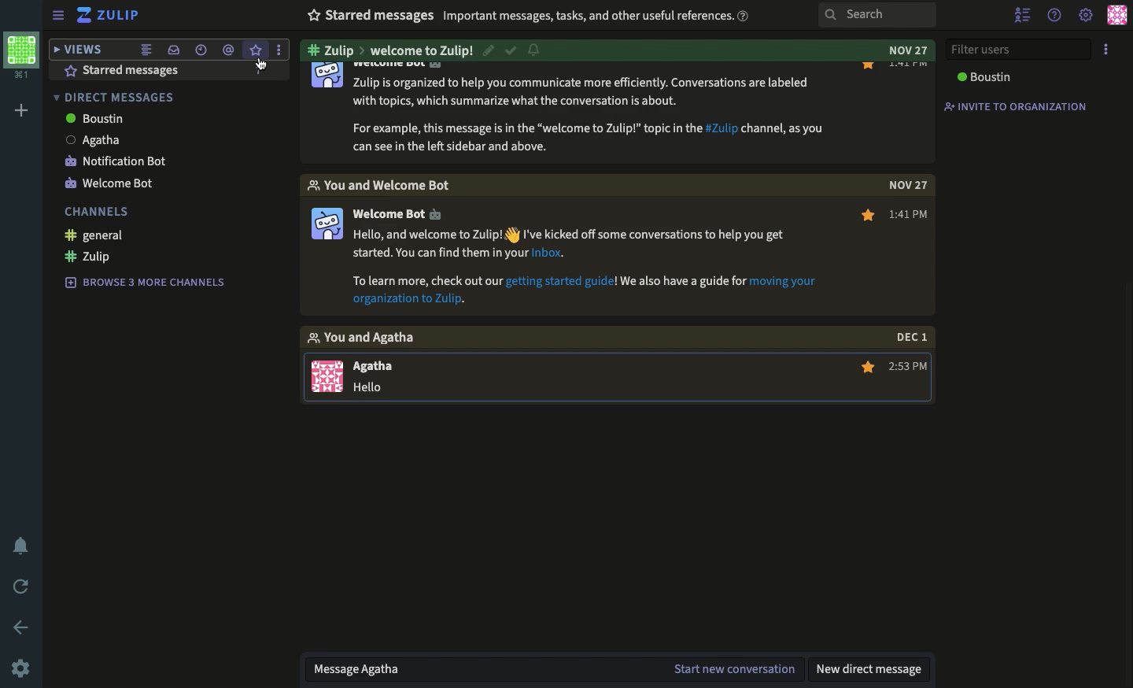 This screenshot has height=688, width=1133. What do you see at coordinates (563, 280) in the screenshot?
I see ` getting started guide!` at bounding box center [563, 280].